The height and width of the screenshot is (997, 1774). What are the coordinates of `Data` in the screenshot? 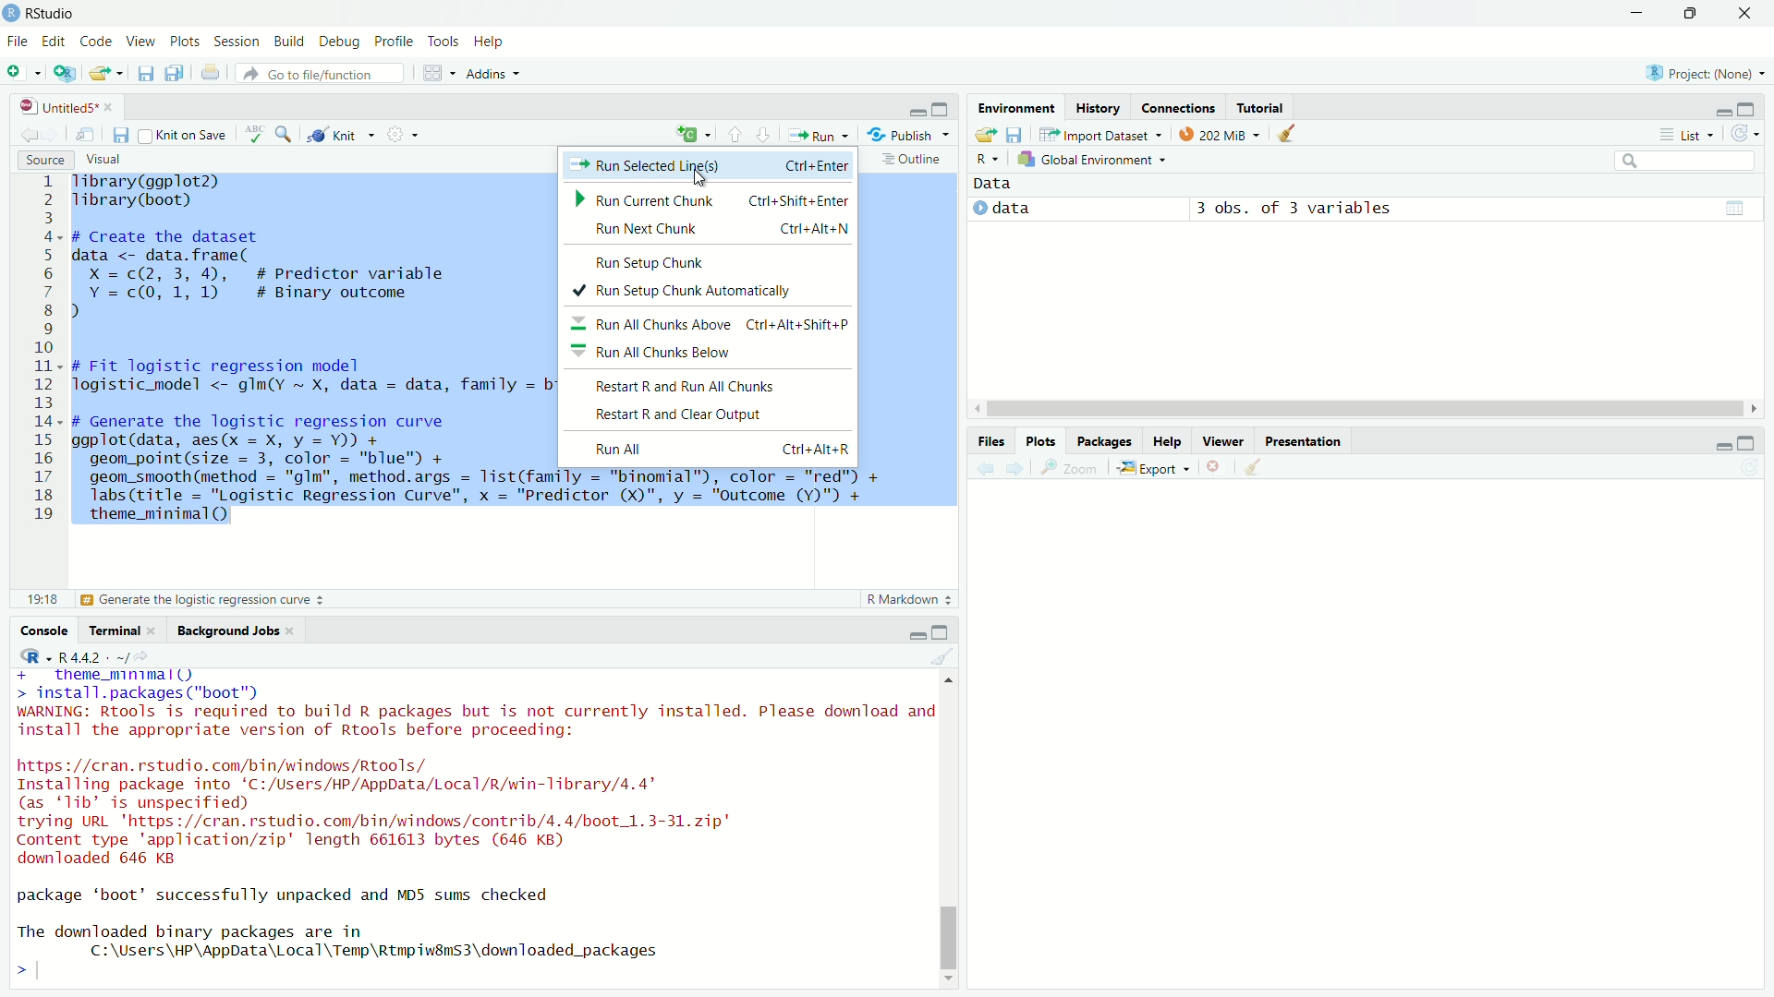 It's located at (993, 184).